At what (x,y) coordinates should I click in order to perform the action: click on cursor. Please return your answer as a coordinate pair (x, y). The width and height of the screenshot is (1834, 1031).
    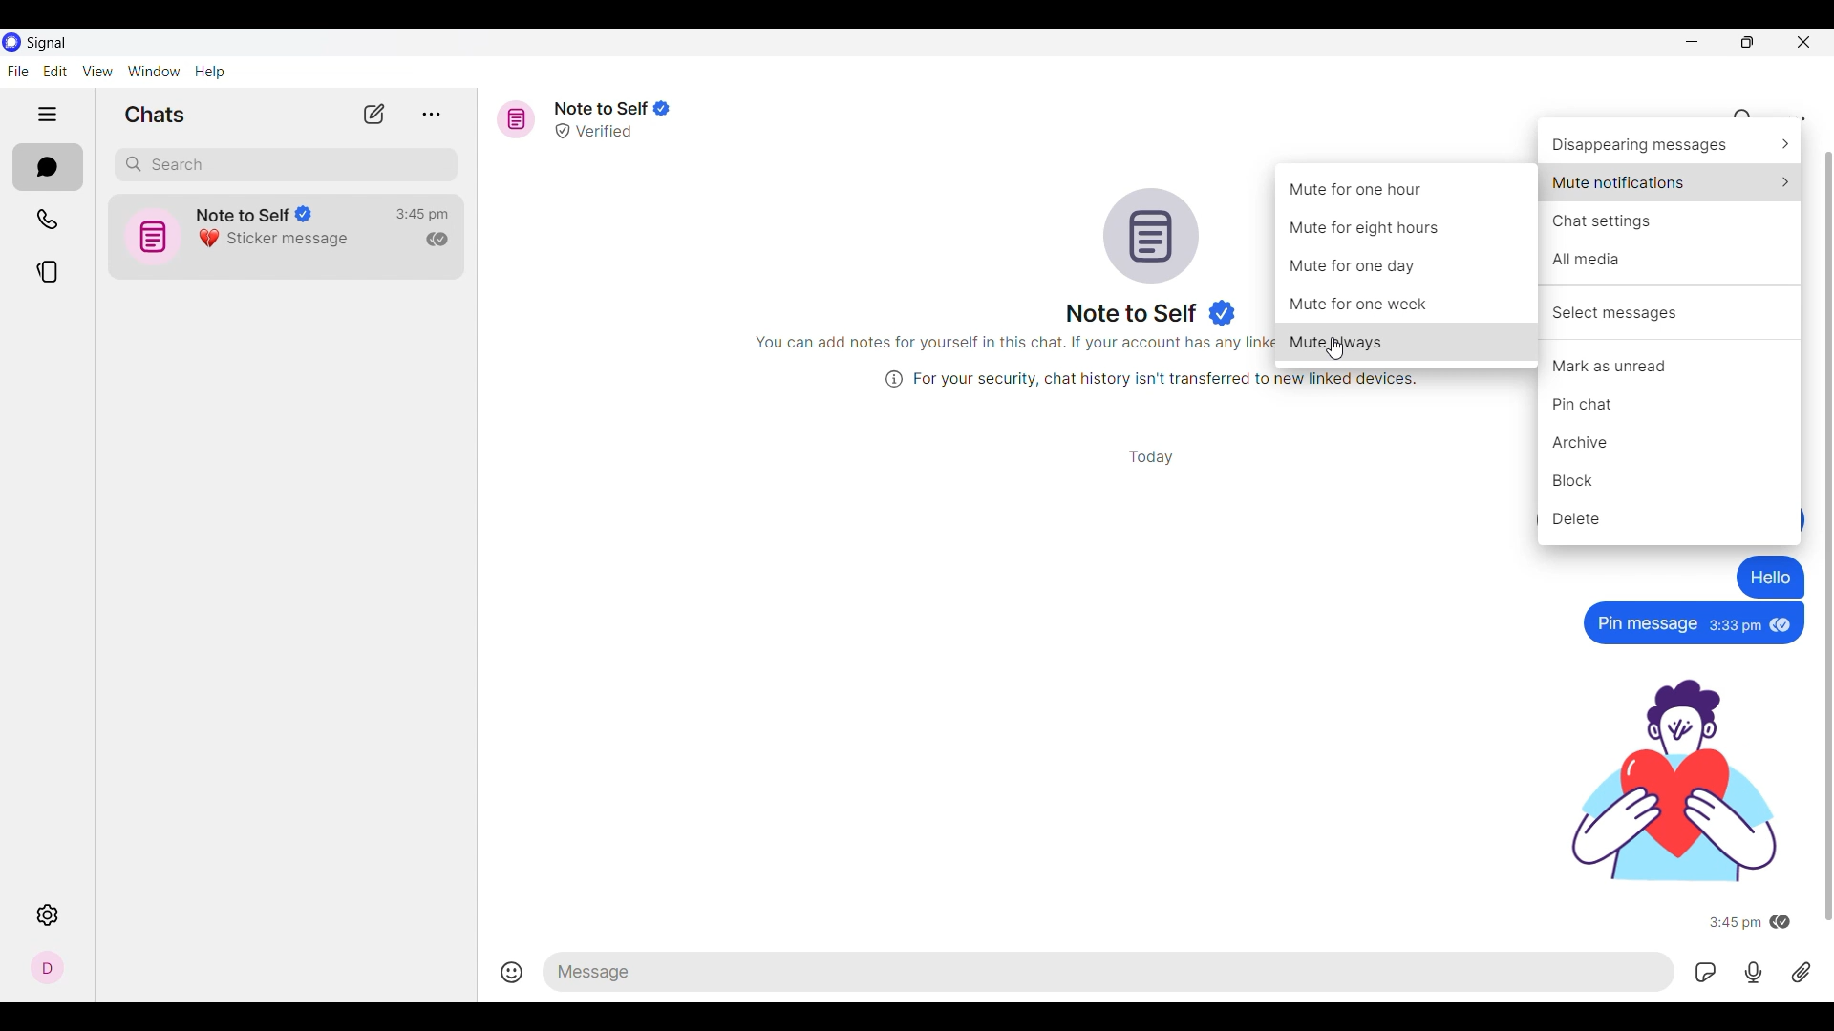
    Looking at the image, I should click on (1338, 349).